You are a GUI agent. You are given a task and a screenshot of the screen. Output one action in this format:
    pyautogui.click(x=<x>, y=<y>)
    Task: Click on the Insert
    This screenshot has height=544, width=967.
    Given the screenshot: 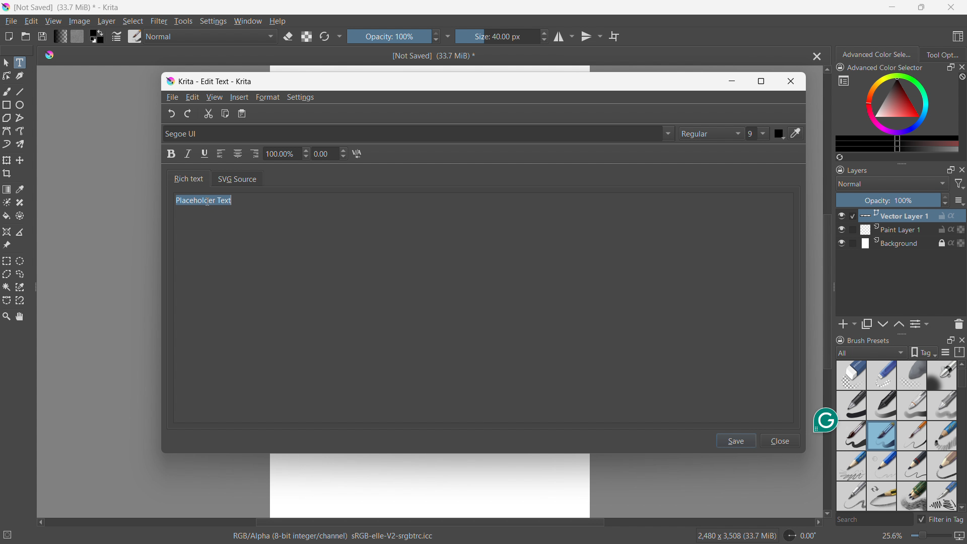 What is the action you would take?
    pyautogui.click(x=239, y=98)
    